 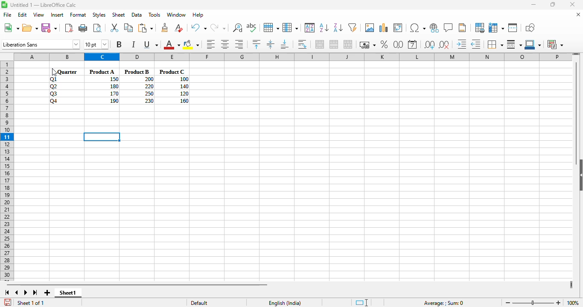 I want to click on font size, so click(x=96, y=44).